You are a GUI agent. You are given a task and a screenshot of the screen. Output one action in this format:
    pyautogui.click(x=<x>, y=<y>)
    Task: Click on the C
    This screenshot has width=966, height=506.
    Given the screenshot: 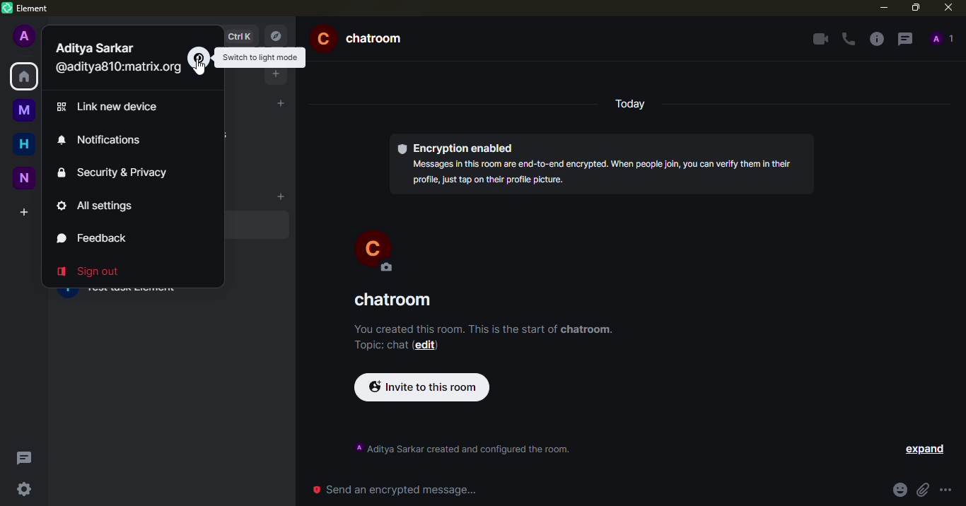 What is the action you would take?
    pyautogui.click(x=382, y=252)
    